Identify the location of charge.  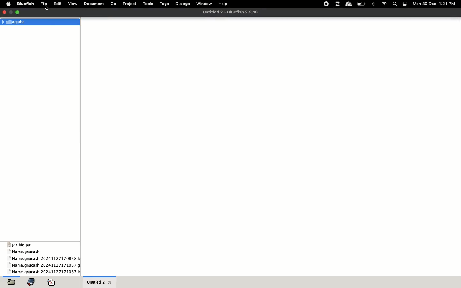
(362, 4).